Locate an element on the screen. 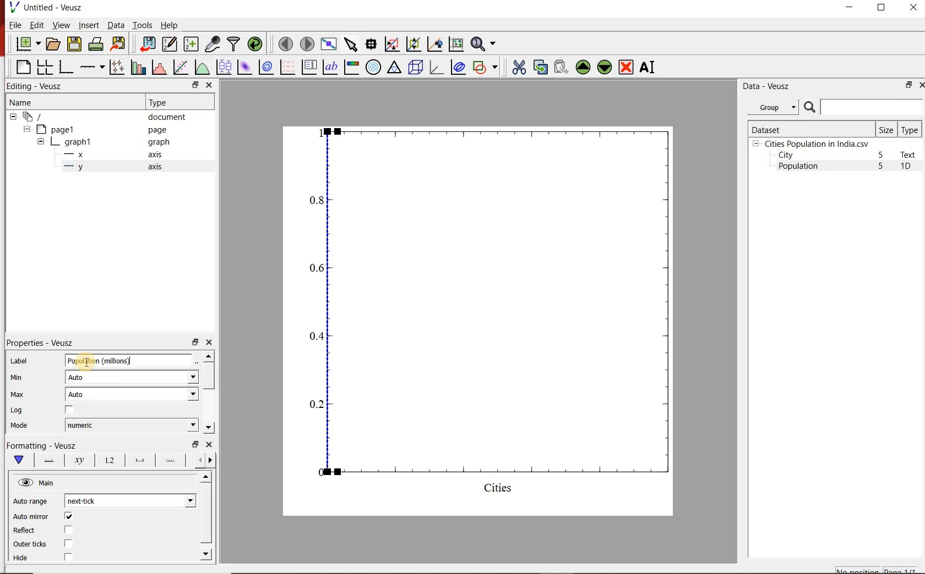 This screenshot has width=925, height=574. click to recenter graph axes is located at coordinates (434, 45).